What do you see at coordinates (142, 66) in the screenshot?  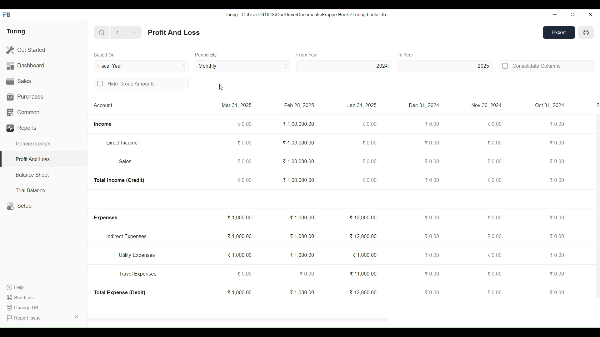 I see `Until Date` at bounding box center [142, 66].